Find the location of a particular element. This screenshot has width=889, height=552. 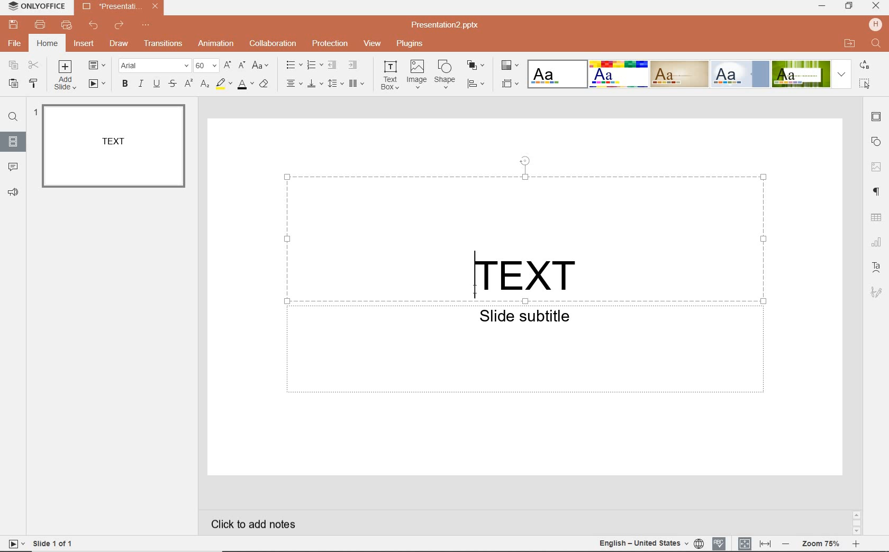

CUSTOMIZE QUICK ACCESS TOOLBAR is located at coordinates (145, 27).